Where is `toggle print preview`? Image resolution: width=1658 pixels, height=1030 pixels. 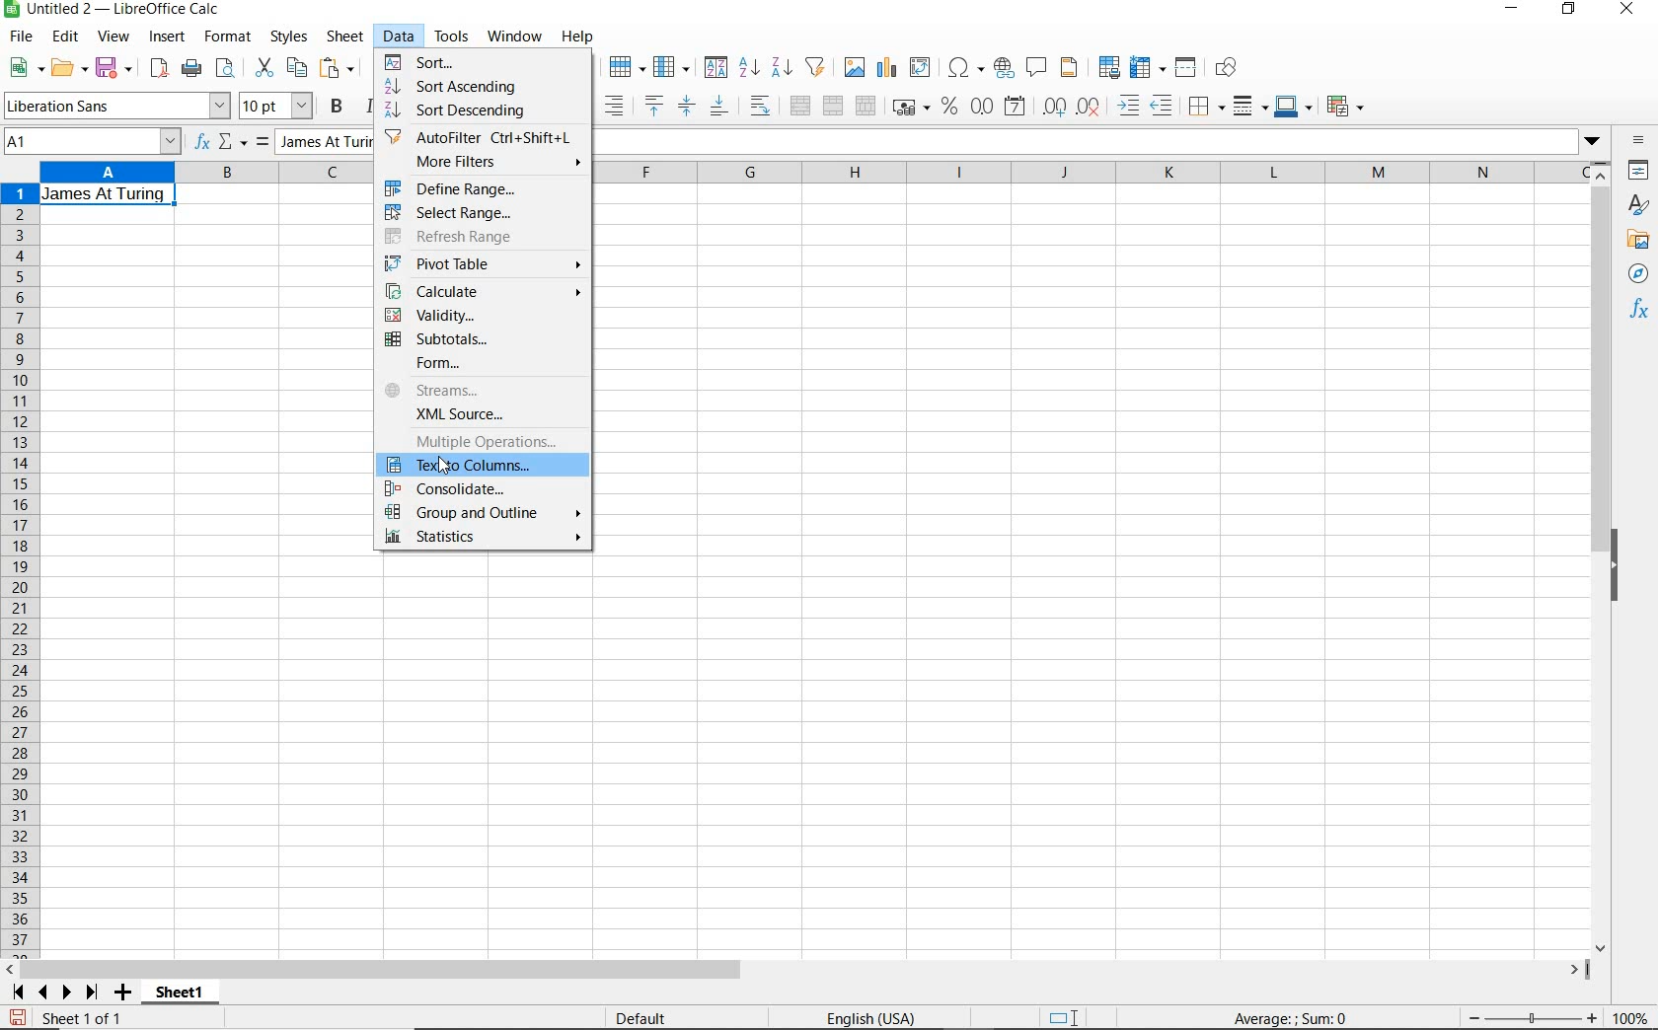 toggle print preview is located at coordinates (229, 70).